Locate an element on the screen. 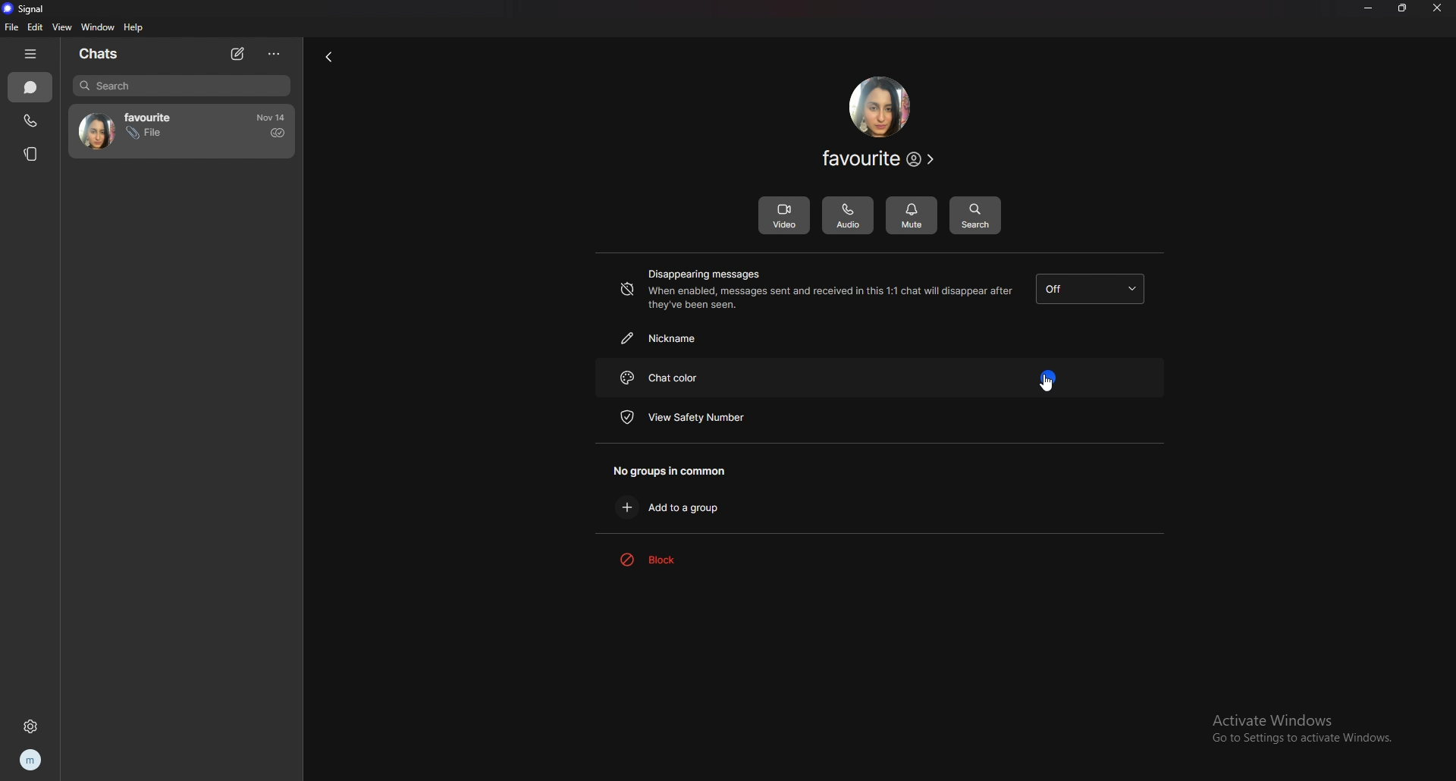 The width and height of the screenshot is (1456, 781). block is located at coordinates (666, 560).